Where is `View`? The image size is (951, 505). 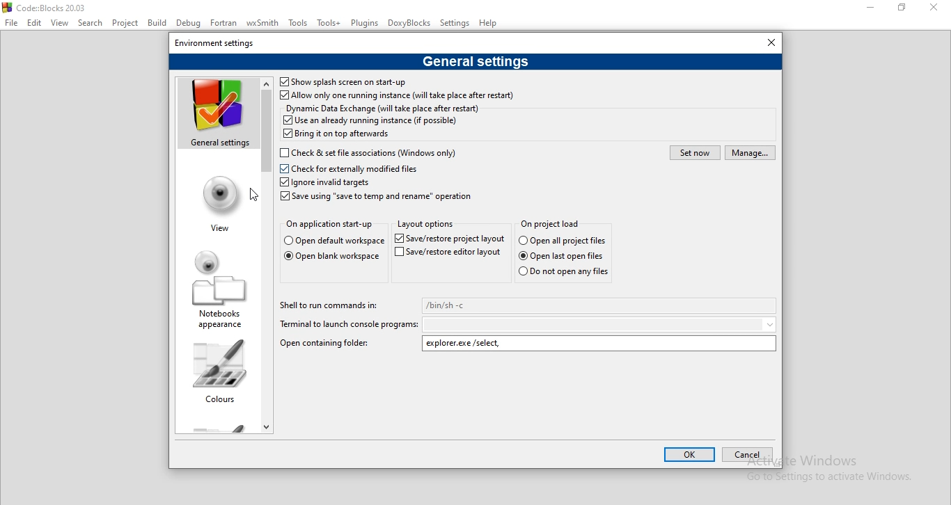 View is located at coordinates (60, 24).